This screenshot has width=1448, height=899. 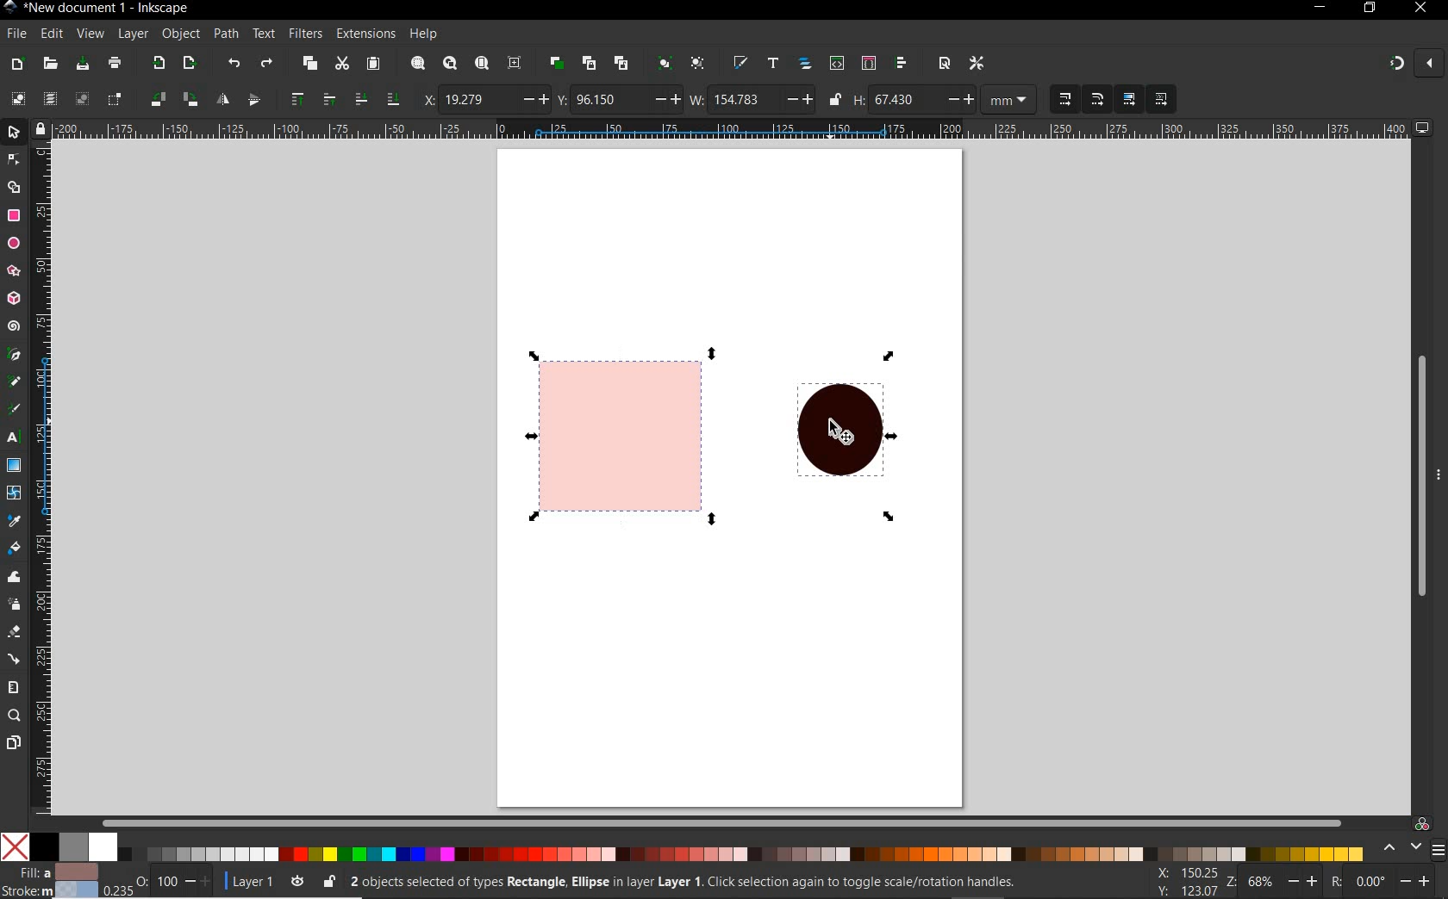 I want to click on xy coordinates, so click(x=1192, y=883).